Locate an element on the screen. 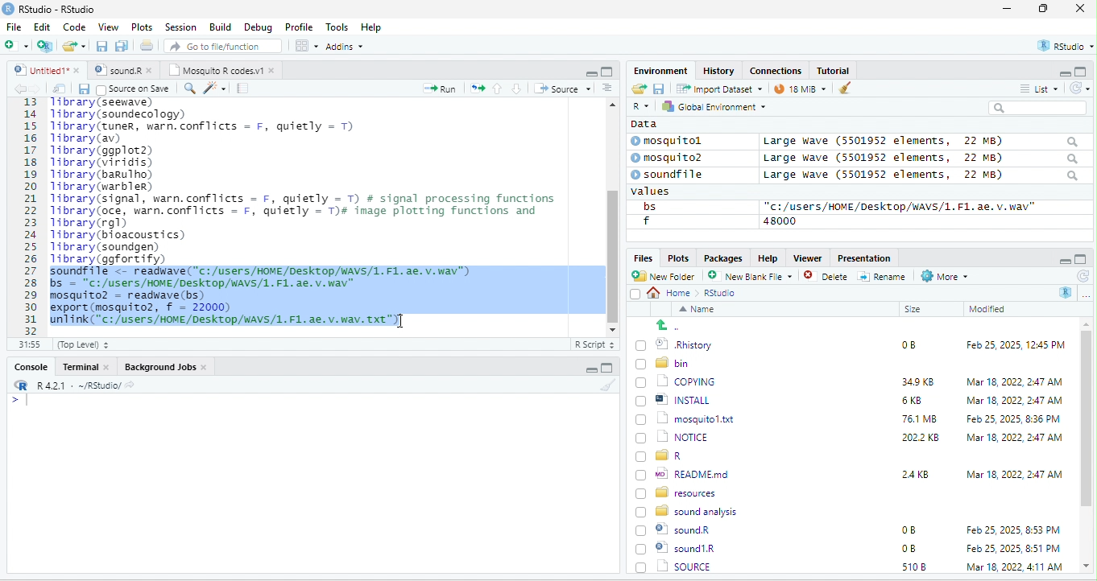  ‘| COPYING is located at coordinates (676, 381).